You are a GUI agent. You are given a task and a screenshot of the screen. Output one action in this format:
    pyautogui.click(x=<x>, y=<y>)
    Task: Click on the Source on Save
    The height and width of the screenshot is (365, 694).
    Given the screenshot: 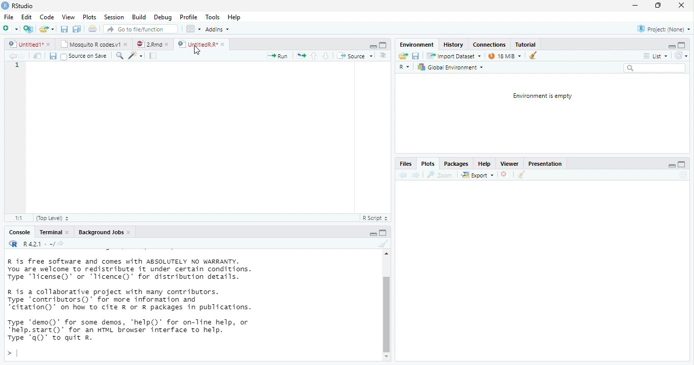 What is the action you would take?
    pyautogui.click(x=83, y=56)
    